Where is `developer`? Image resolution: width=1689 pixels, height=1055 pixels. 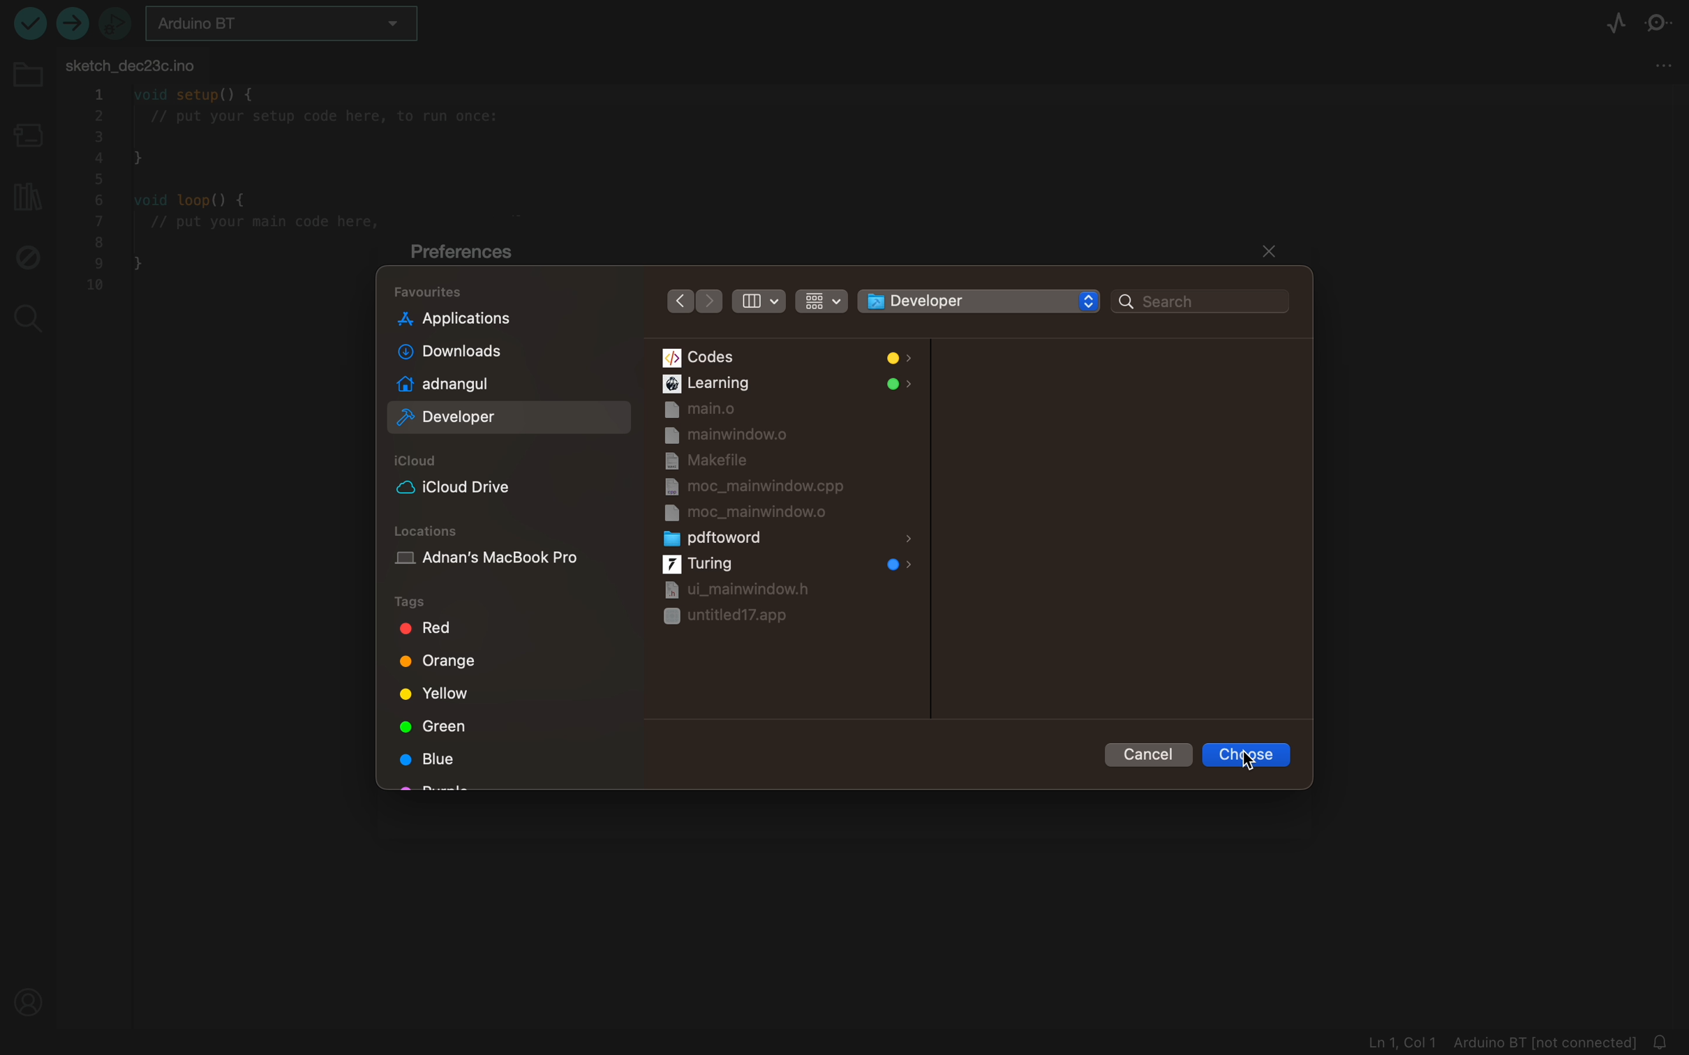
developer is located at coordinates (455, 415).